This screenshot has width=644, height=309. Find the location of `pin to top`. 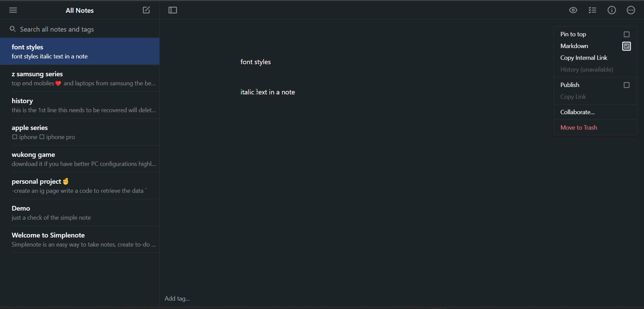

pin to top is located at coordinates (594, 35).